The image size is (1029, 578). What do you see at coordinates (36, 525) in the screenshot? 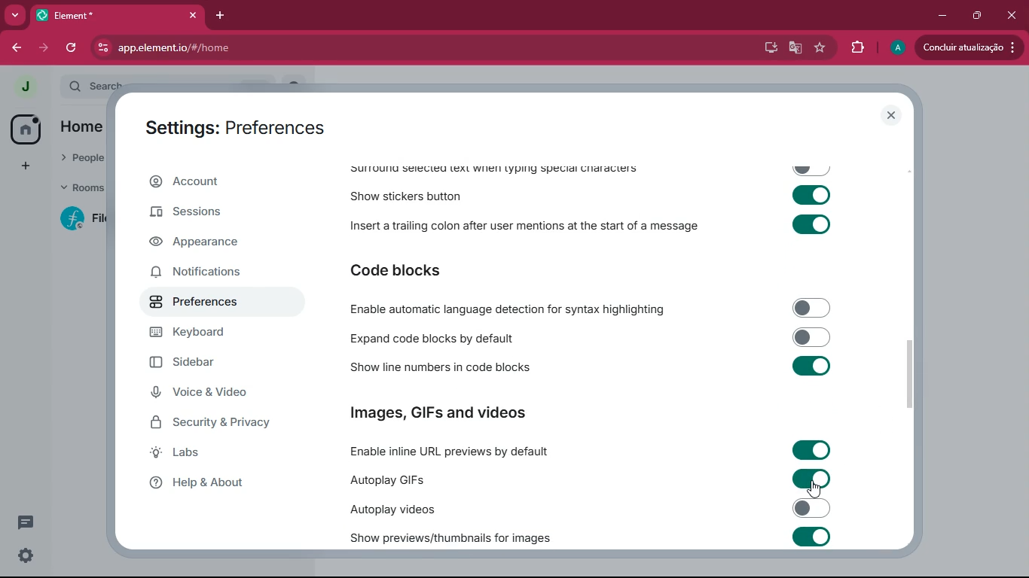
I see `comments ` at bounding box center [36, 525].